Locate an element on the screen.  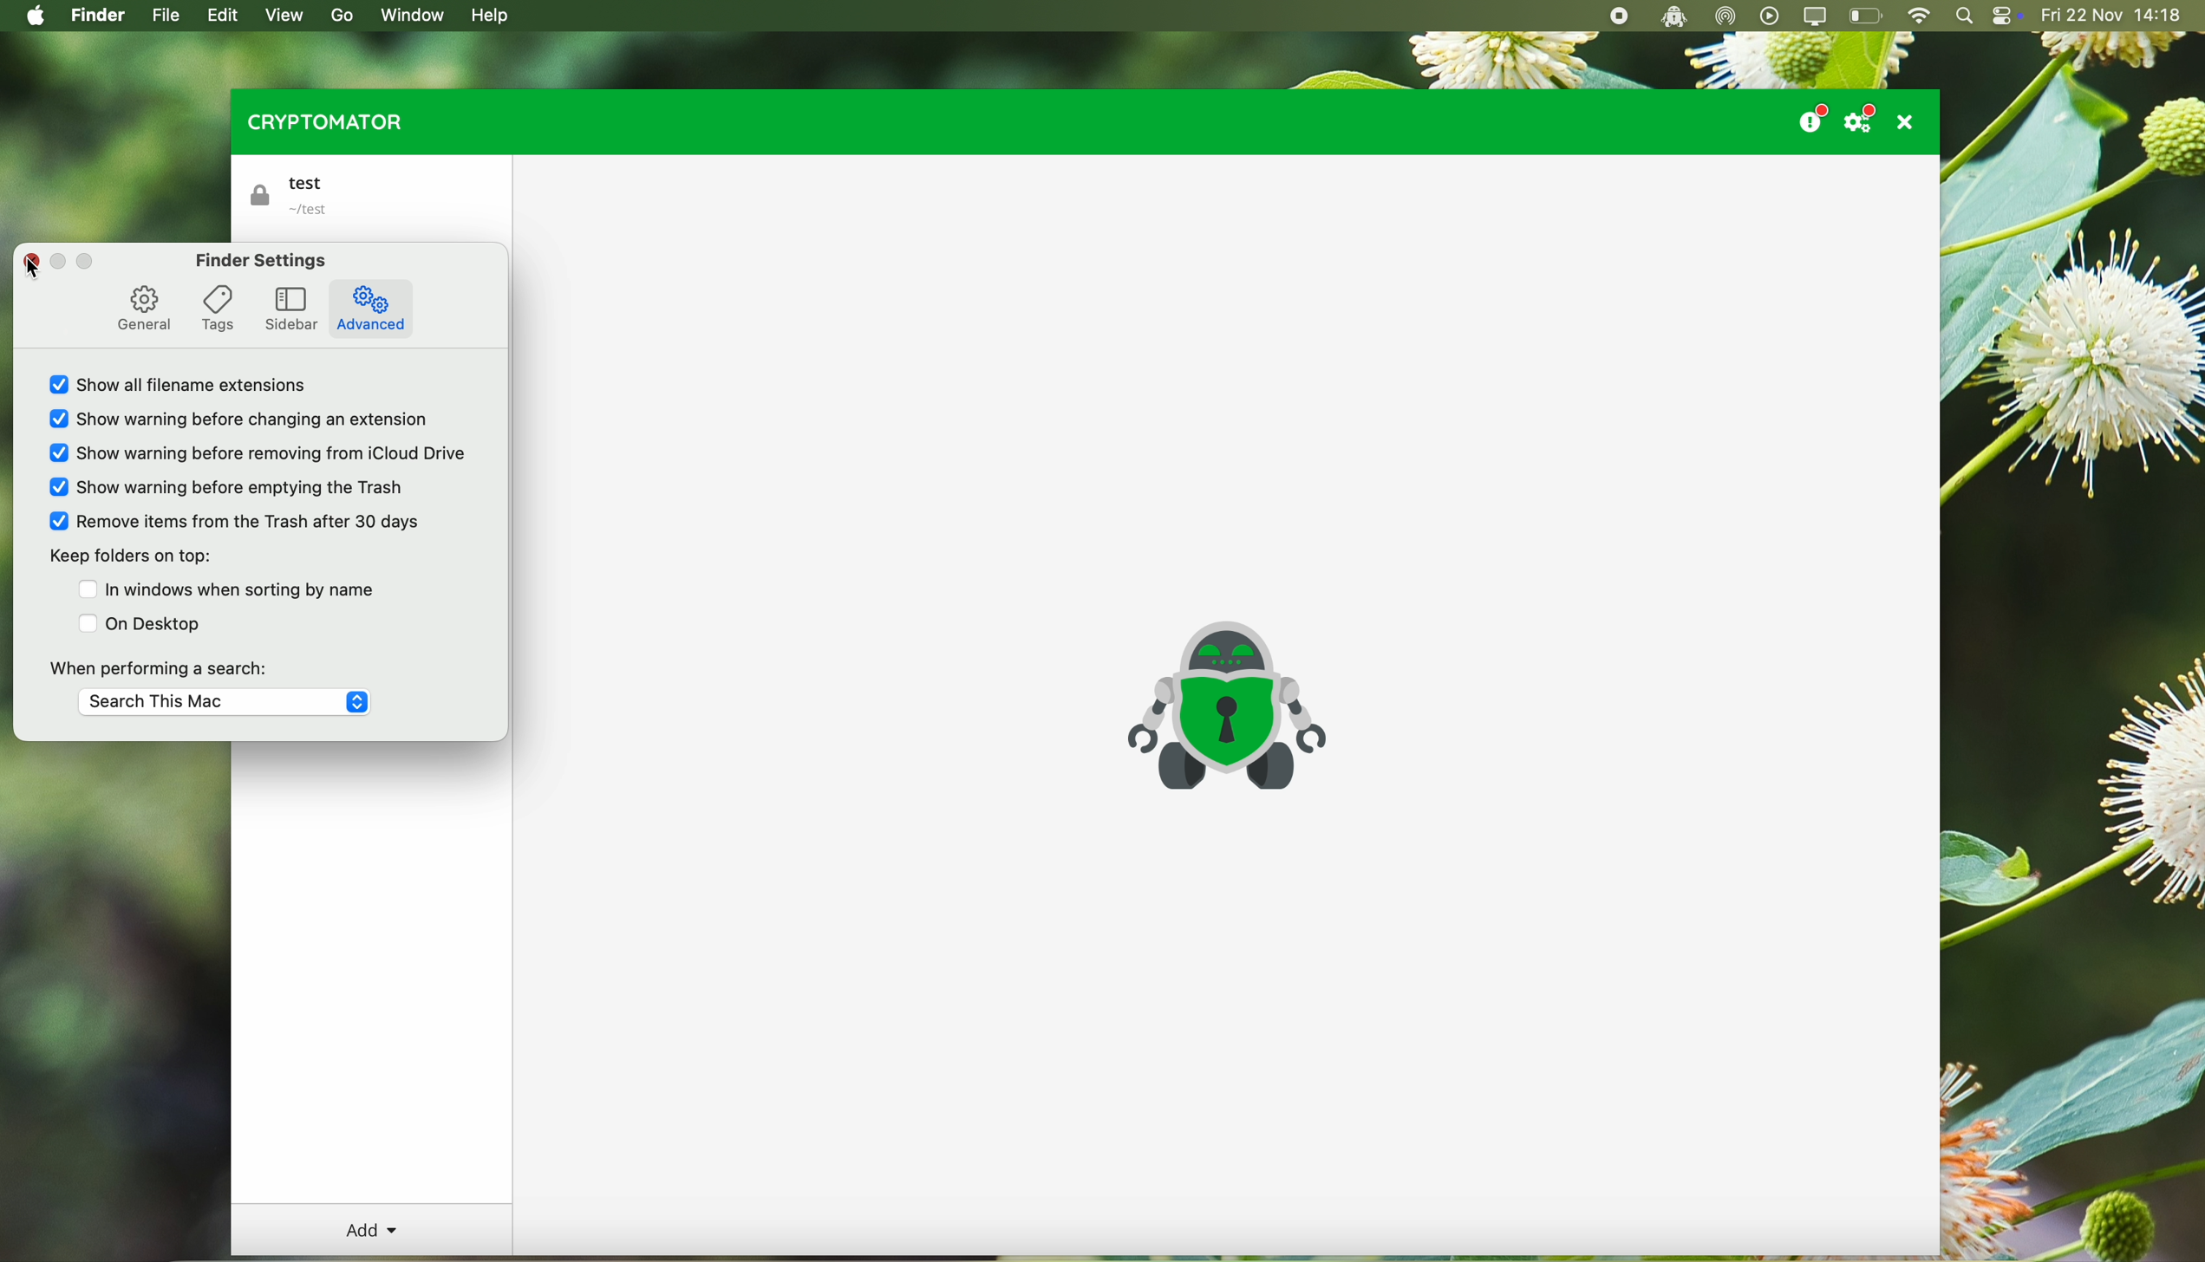
In windows when sorting by name is located at coordinates (225, 588).